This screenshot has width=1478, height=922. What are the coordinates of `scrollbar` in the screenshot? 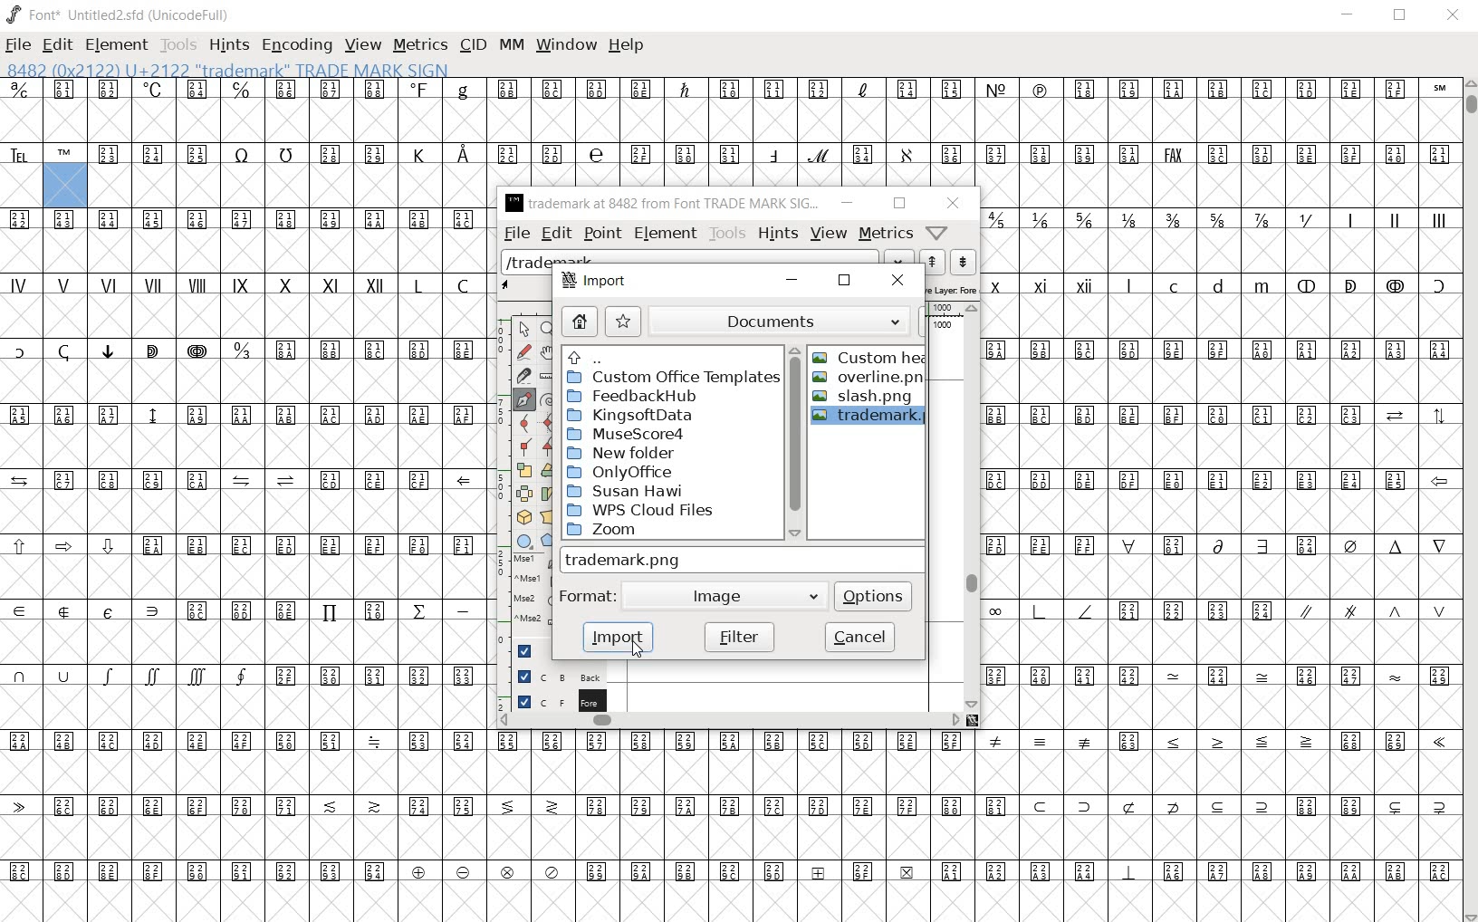 It's located at (730, 722).